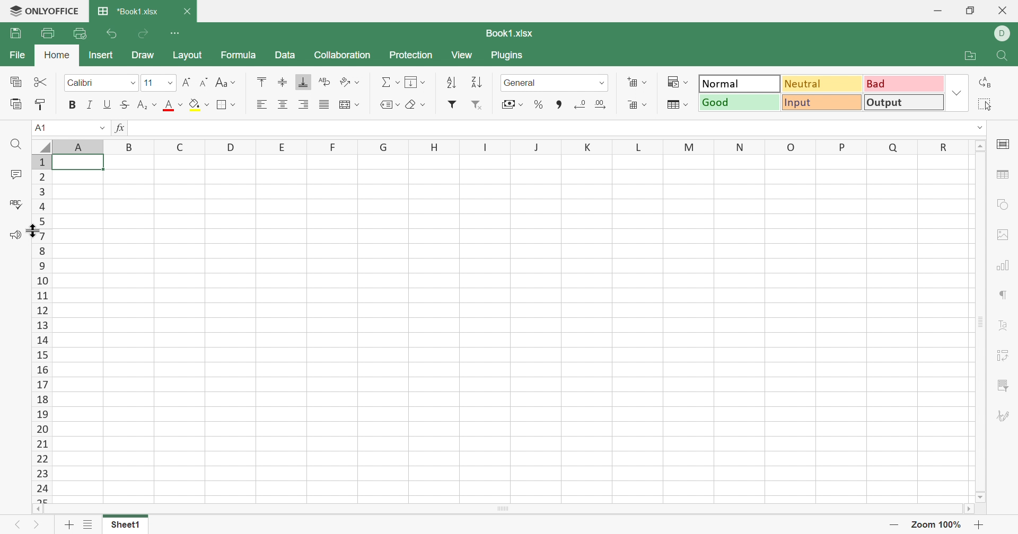 The width and height of the screenshot is (1018, 534). Describe the element at coordinates (47, 33) in the screenshot. I see `Print` at that location.